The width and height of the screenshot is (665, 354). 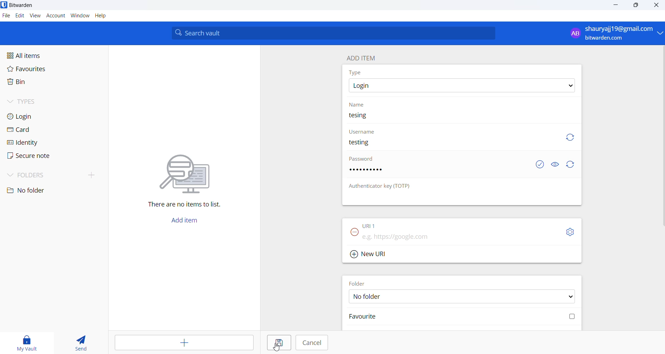 What do you see at coordinates (363, 142) in the screenshot?
I see `entered username` at bounding box center [363, 142].